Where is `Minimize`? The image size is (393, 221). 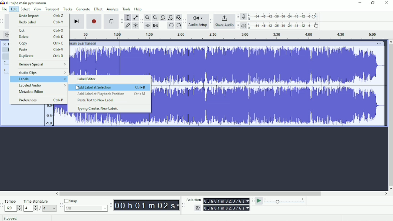 Minimize is located at coordinates (360, 3).